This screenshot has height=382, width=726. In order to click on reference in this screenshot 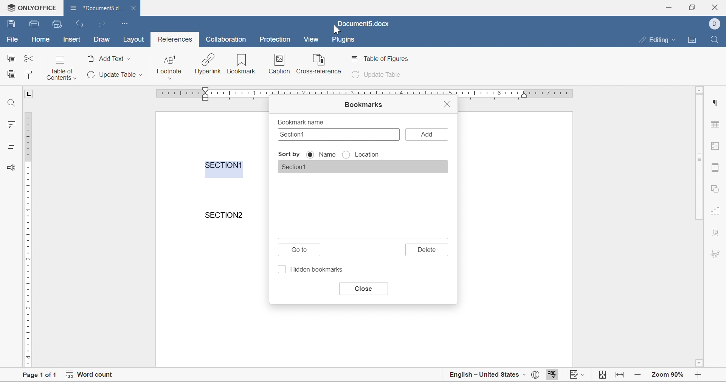, I will do `click(320, 63)`.